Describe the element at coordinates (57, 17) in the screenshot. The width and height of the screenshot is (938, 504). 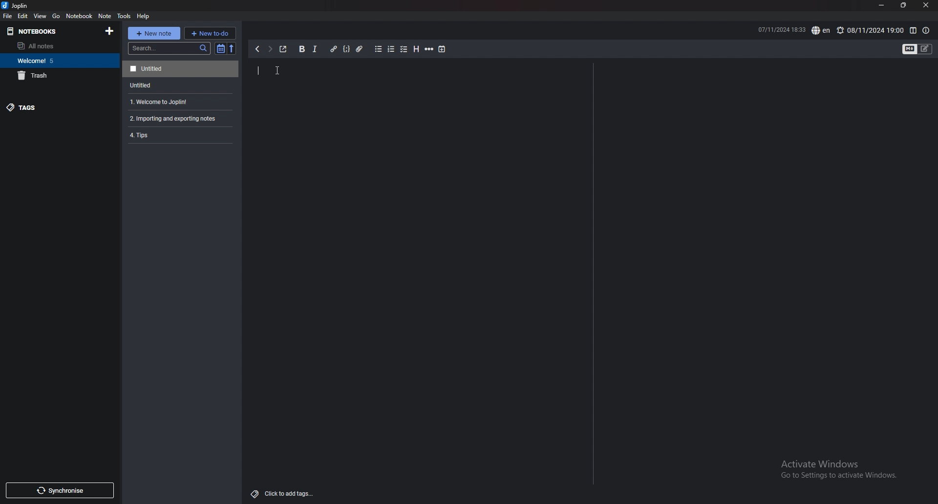
I see `go` at that location.